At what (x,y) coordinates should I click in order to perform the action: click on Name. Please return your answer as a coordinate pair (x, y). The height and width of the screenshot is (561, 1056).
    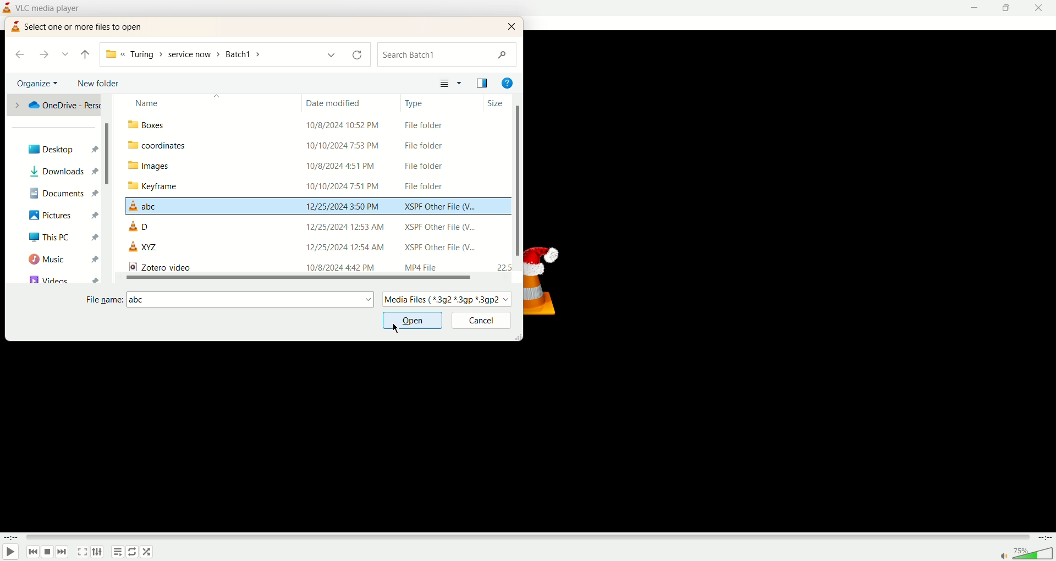
    Looking at the image, I should click on (213, 103).